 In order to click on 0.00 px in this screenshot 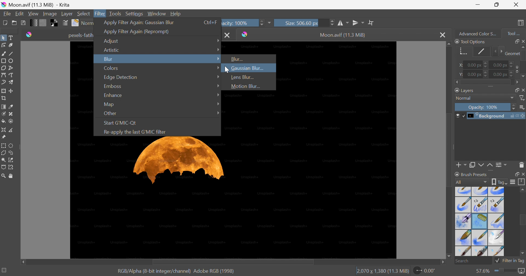, I will do `click(505, 74)`.